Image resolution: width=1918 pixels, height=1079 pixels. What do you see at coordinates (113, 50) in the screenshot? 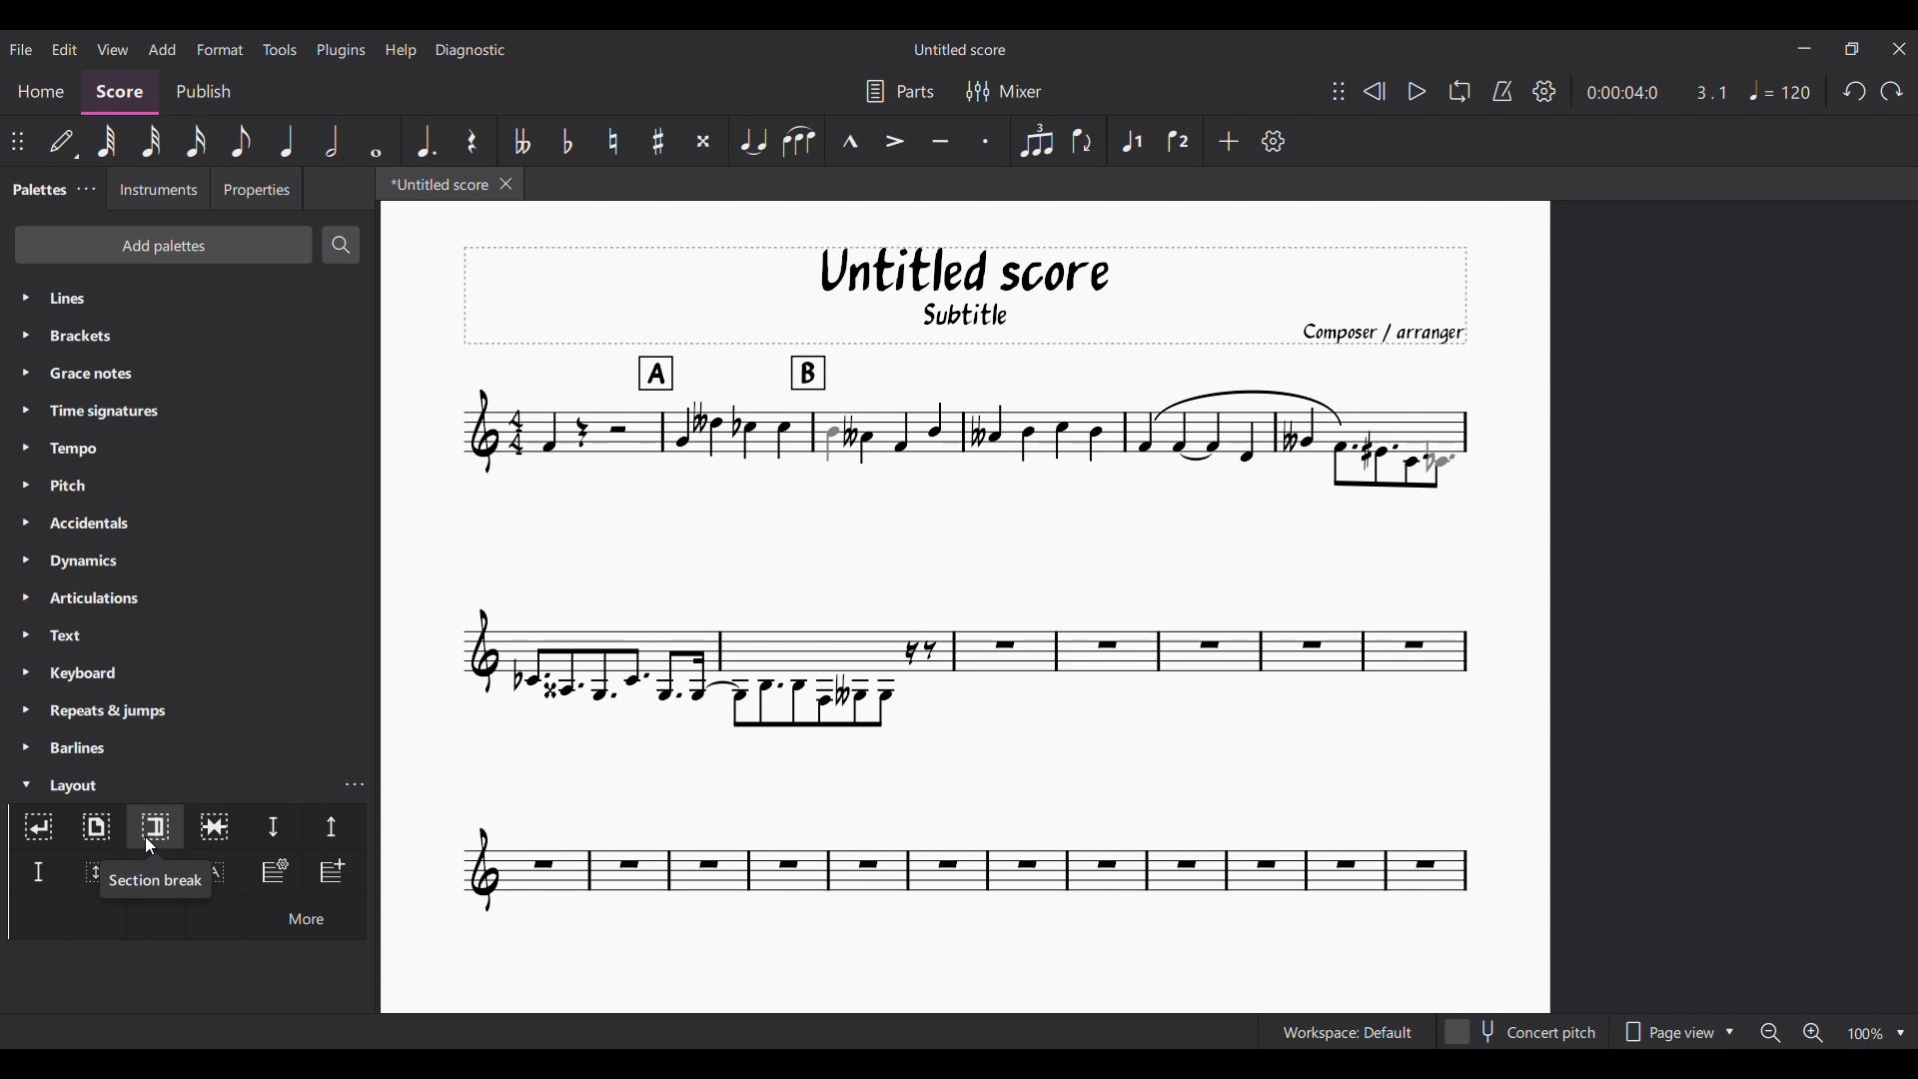
I see `View menu` at bounding box center [113, 50].